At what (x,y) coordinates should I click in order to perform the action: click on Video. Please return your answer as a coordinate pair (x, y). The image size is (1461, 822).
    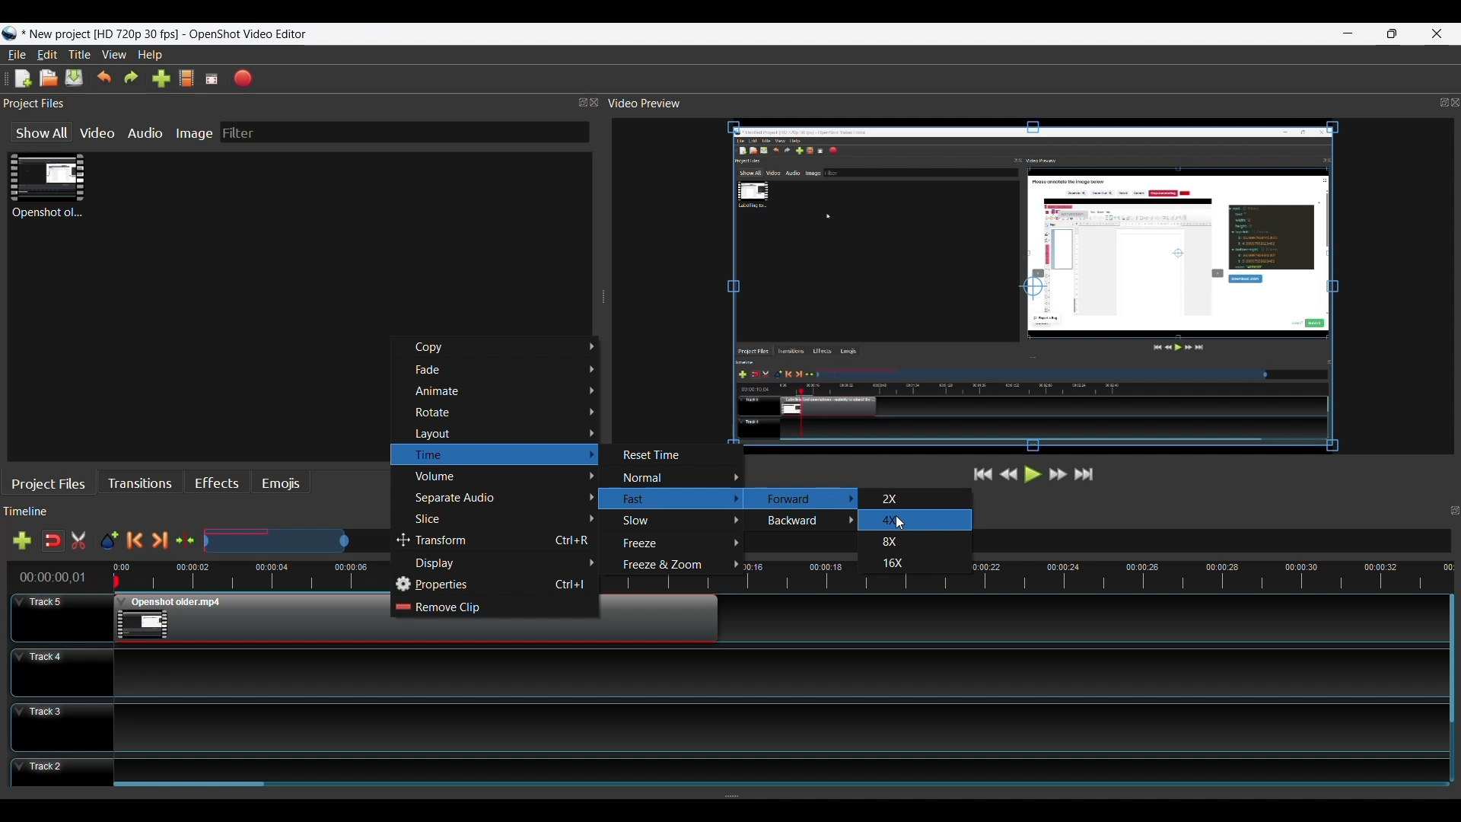
    Looking at the image, I should click on (98, 133).